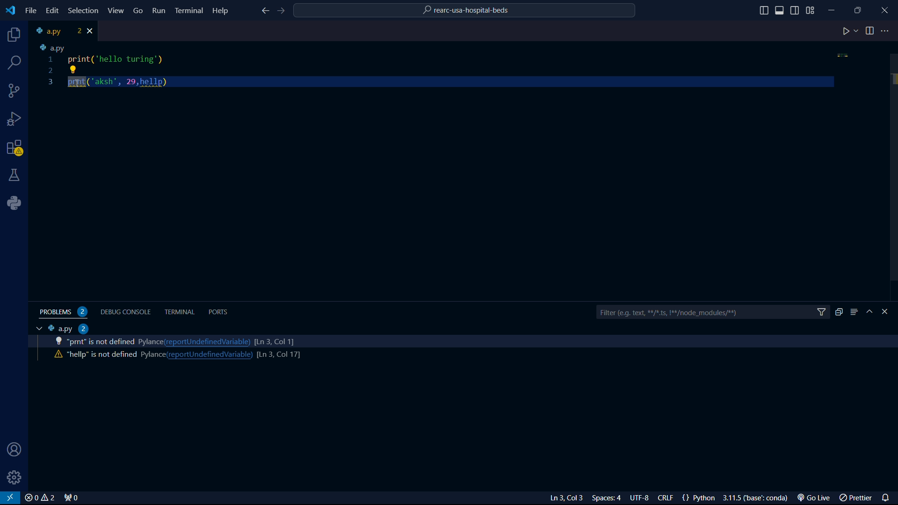  I want to click on Selection, so click(85, 11).